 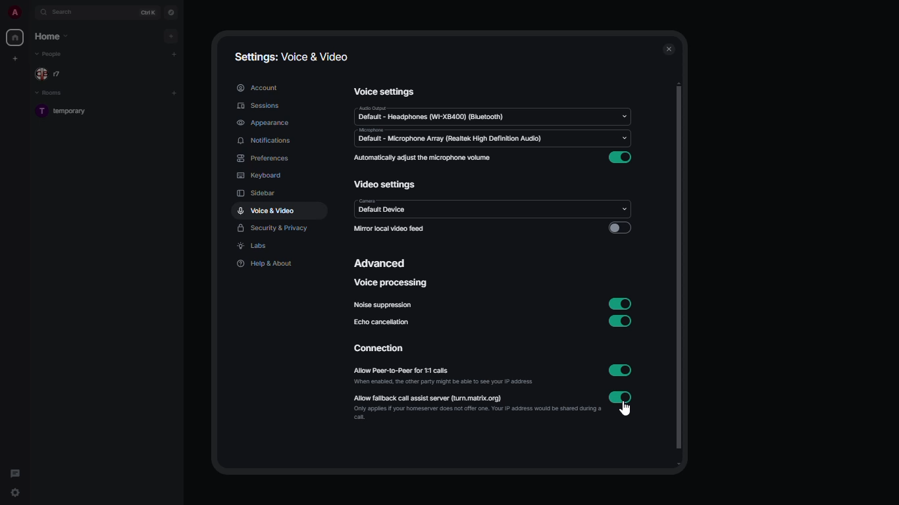 I want to click on disabled, so click(x=619, y=227).